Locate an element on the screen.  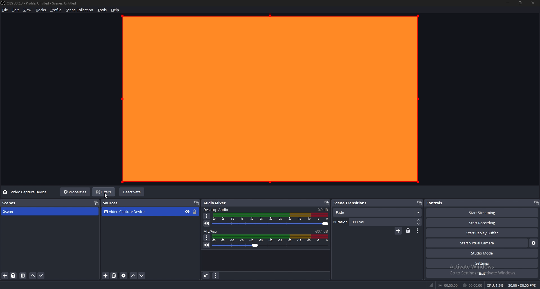
move scene up is located at coordinates (33, 276).